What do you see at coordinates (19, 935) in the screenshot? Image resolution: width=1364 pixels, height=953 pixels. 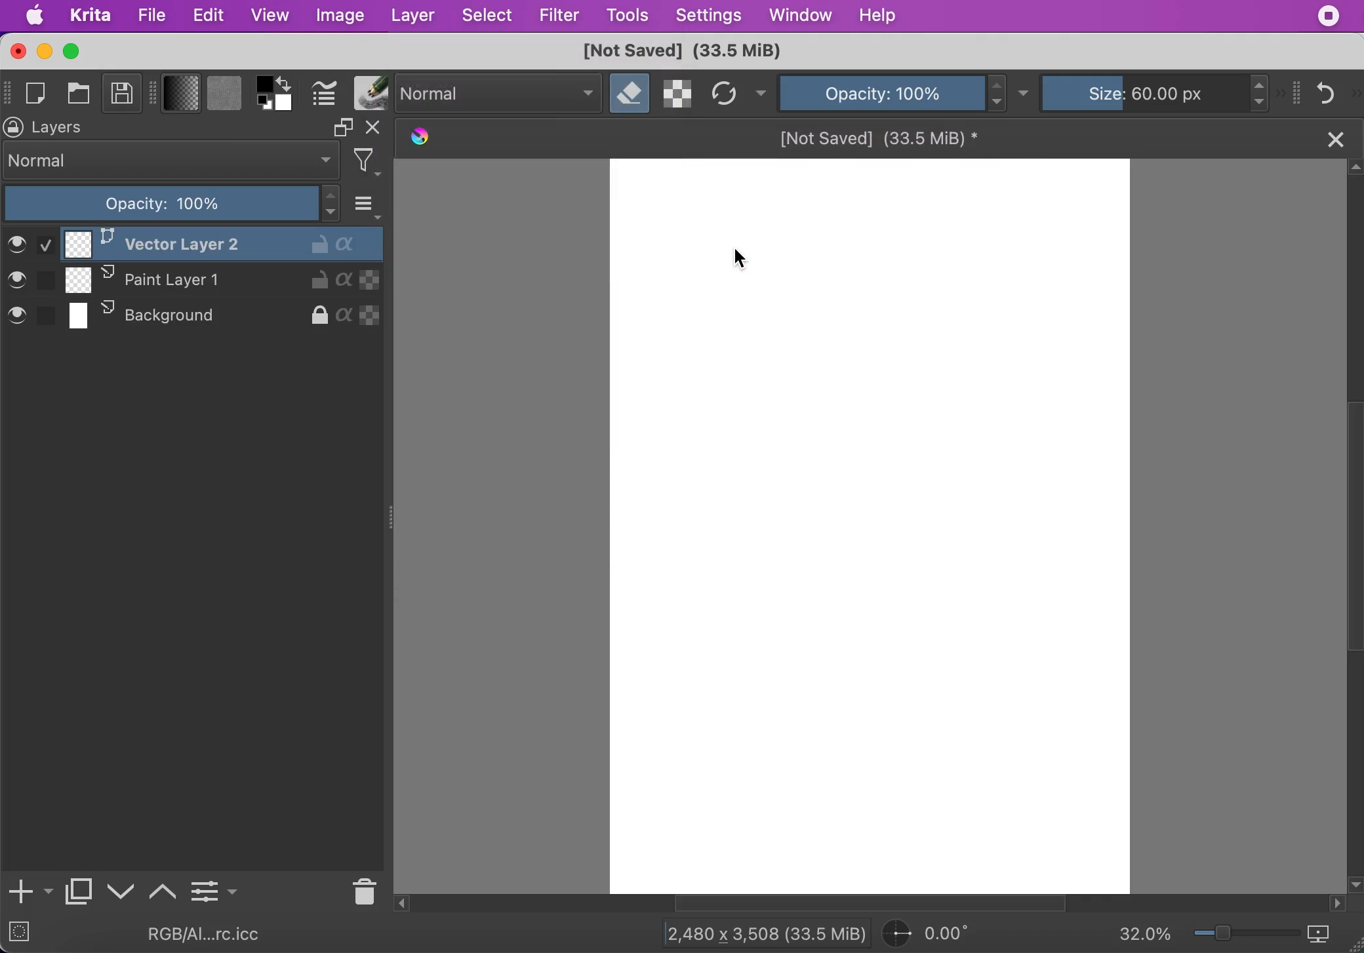 I see `no selection` at bounding box center [19, 935].